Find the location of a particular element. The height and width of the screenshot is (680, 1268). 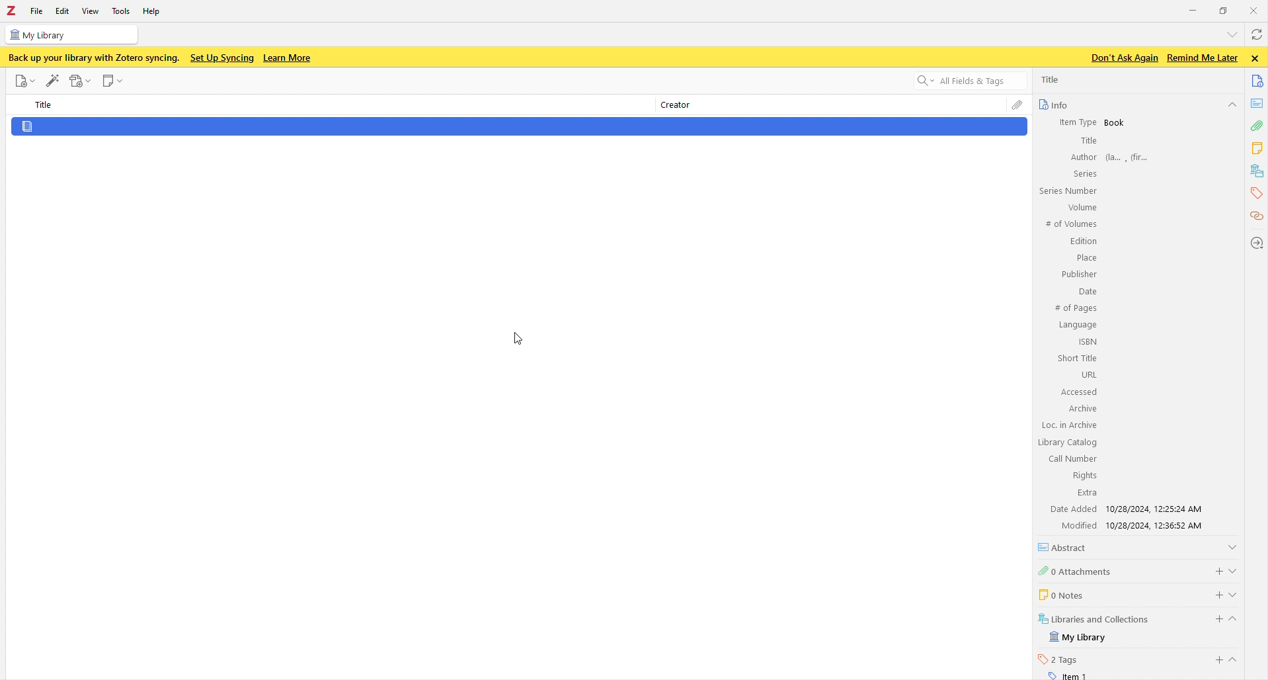

# of Pages is located at coordinates (1075, 309).